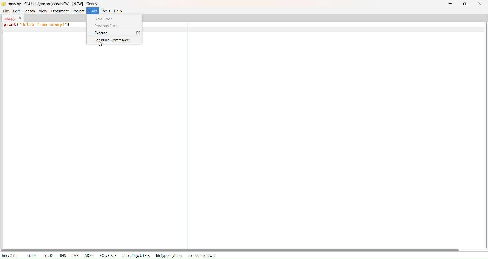 Image resolution: width=488 pixels, height=259 pixels. What do you see at coordinates (32, 255) in the screenshot?
I see `col: 0` at bounding box center [32, 255].